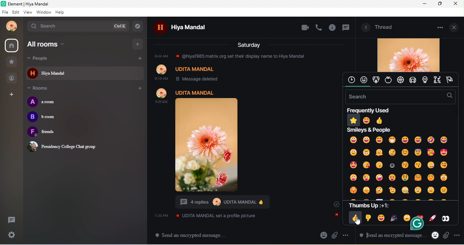 The image size is (464, 245). What do you see at coordinates (346, 235) in the screenshot?
I see `more option` at bounding box center [346, 235].